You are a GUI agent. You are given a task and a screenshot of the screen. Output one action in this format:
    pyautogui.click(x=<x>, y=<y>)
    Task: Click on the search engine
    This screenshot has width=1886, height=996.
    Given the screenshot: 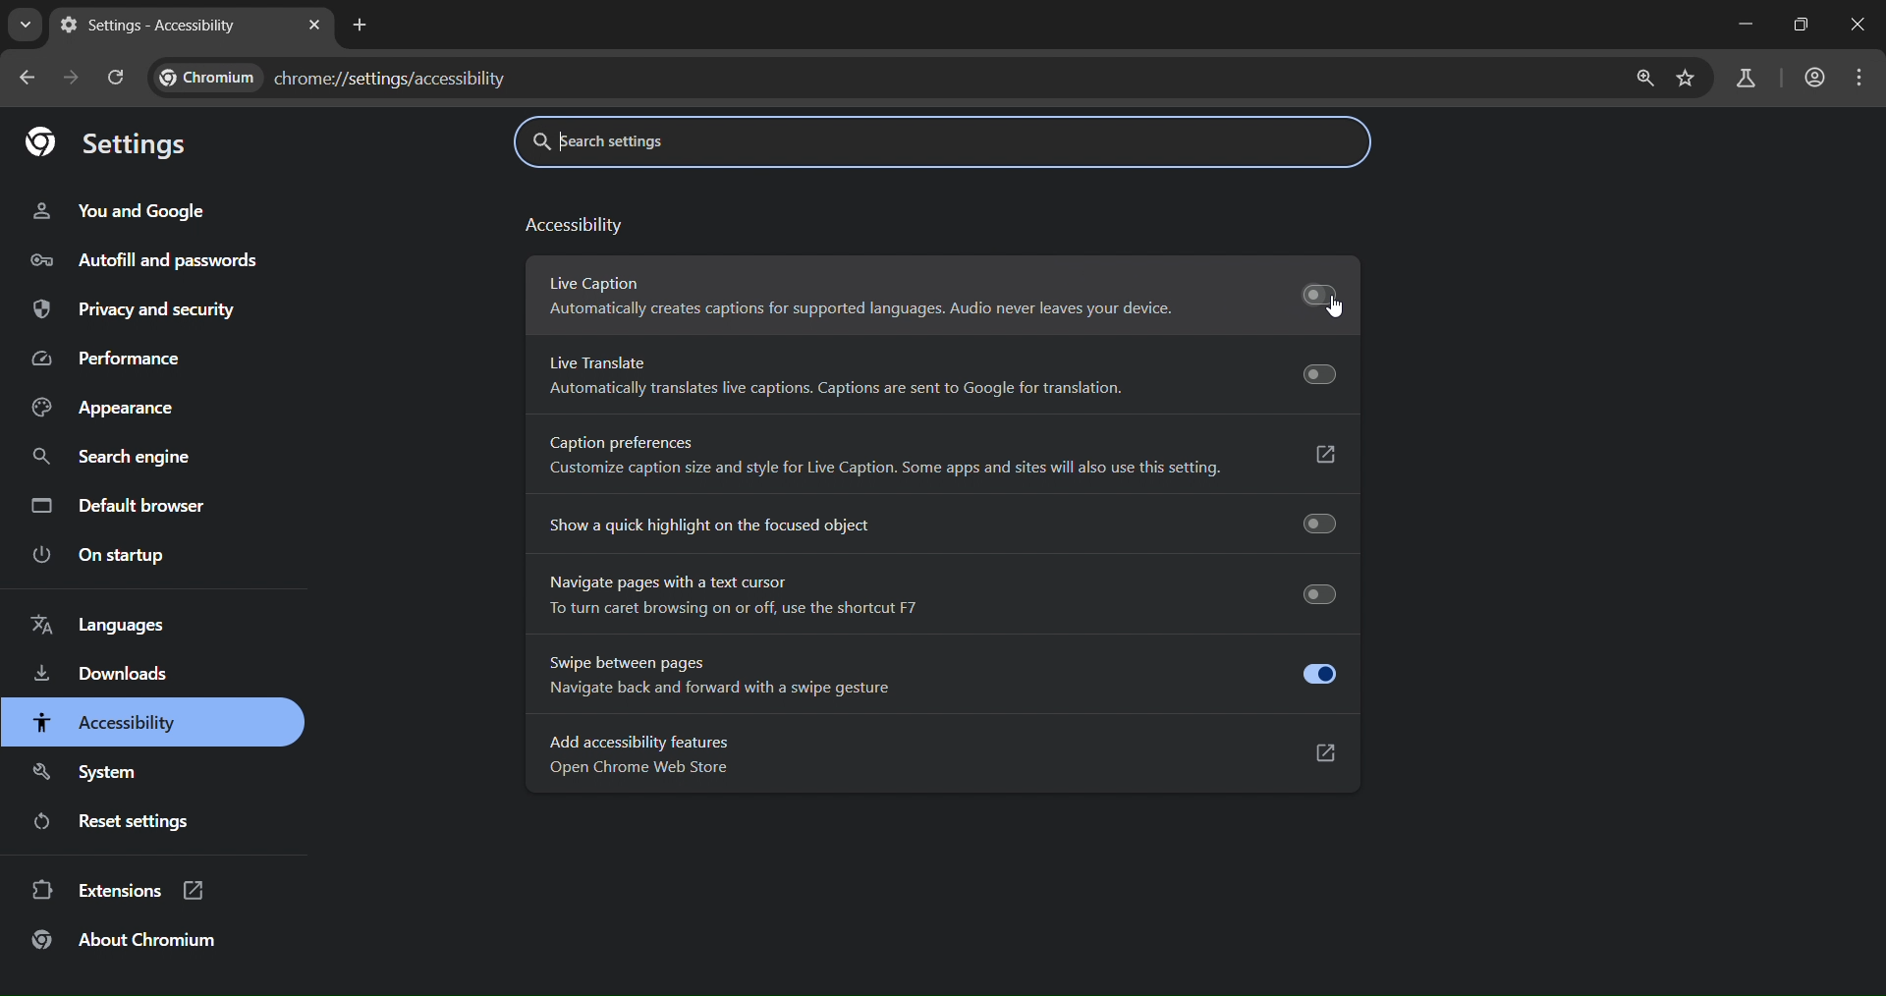 What is the action you would take?
    pyautogui.click(x=120, y=458)
    